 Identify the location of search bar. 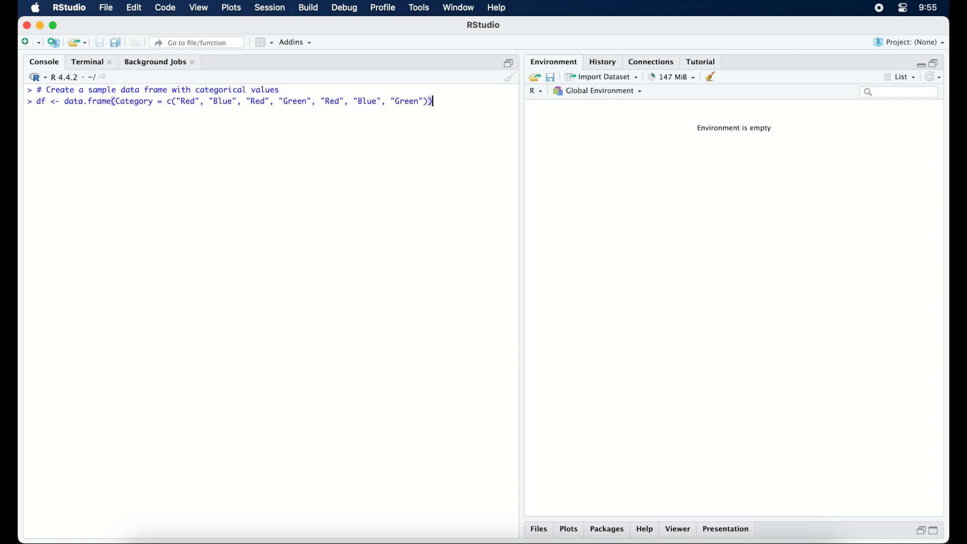
(900, 93).